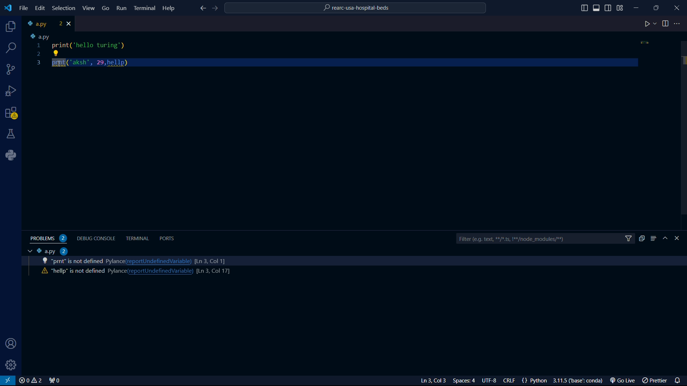 This screenshot has width=687, height=386. Describe the element at coordinates (170, 8) in the screenshot. I see `Help` at that location.